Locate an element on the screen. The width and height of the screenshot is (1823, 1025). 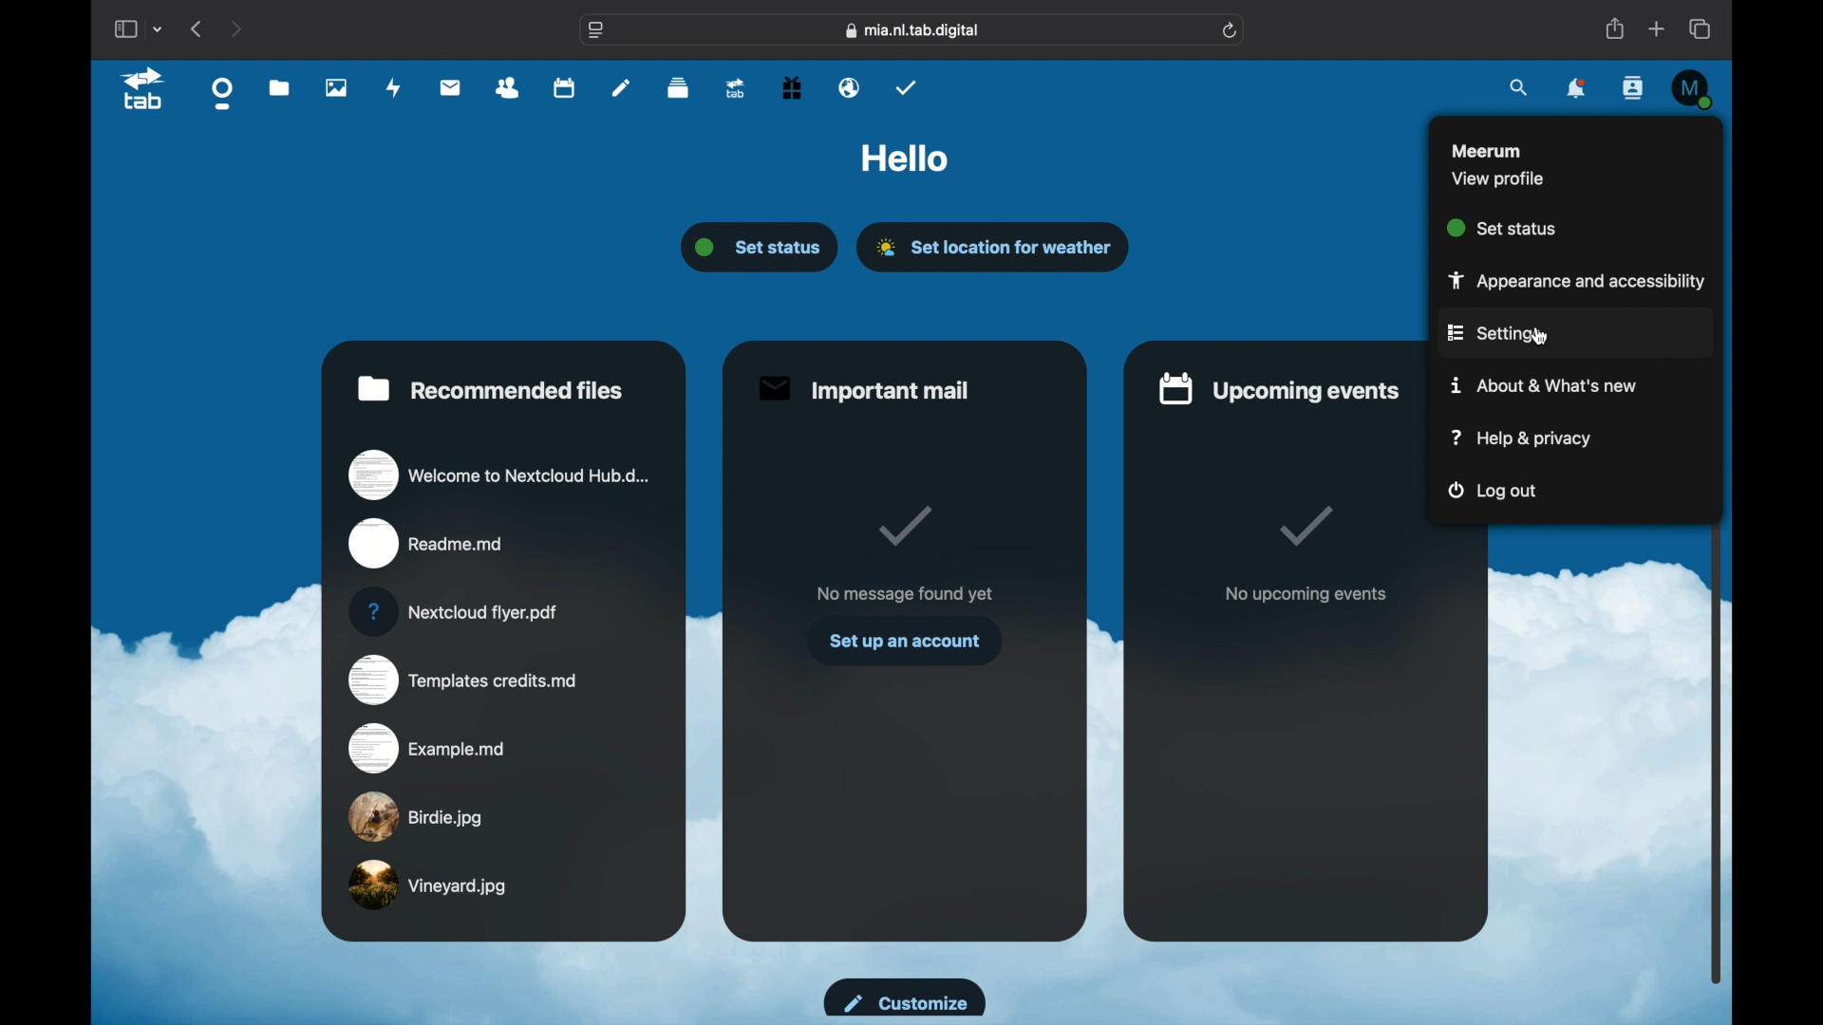
show sidebar is located at coordinates (124, 29).